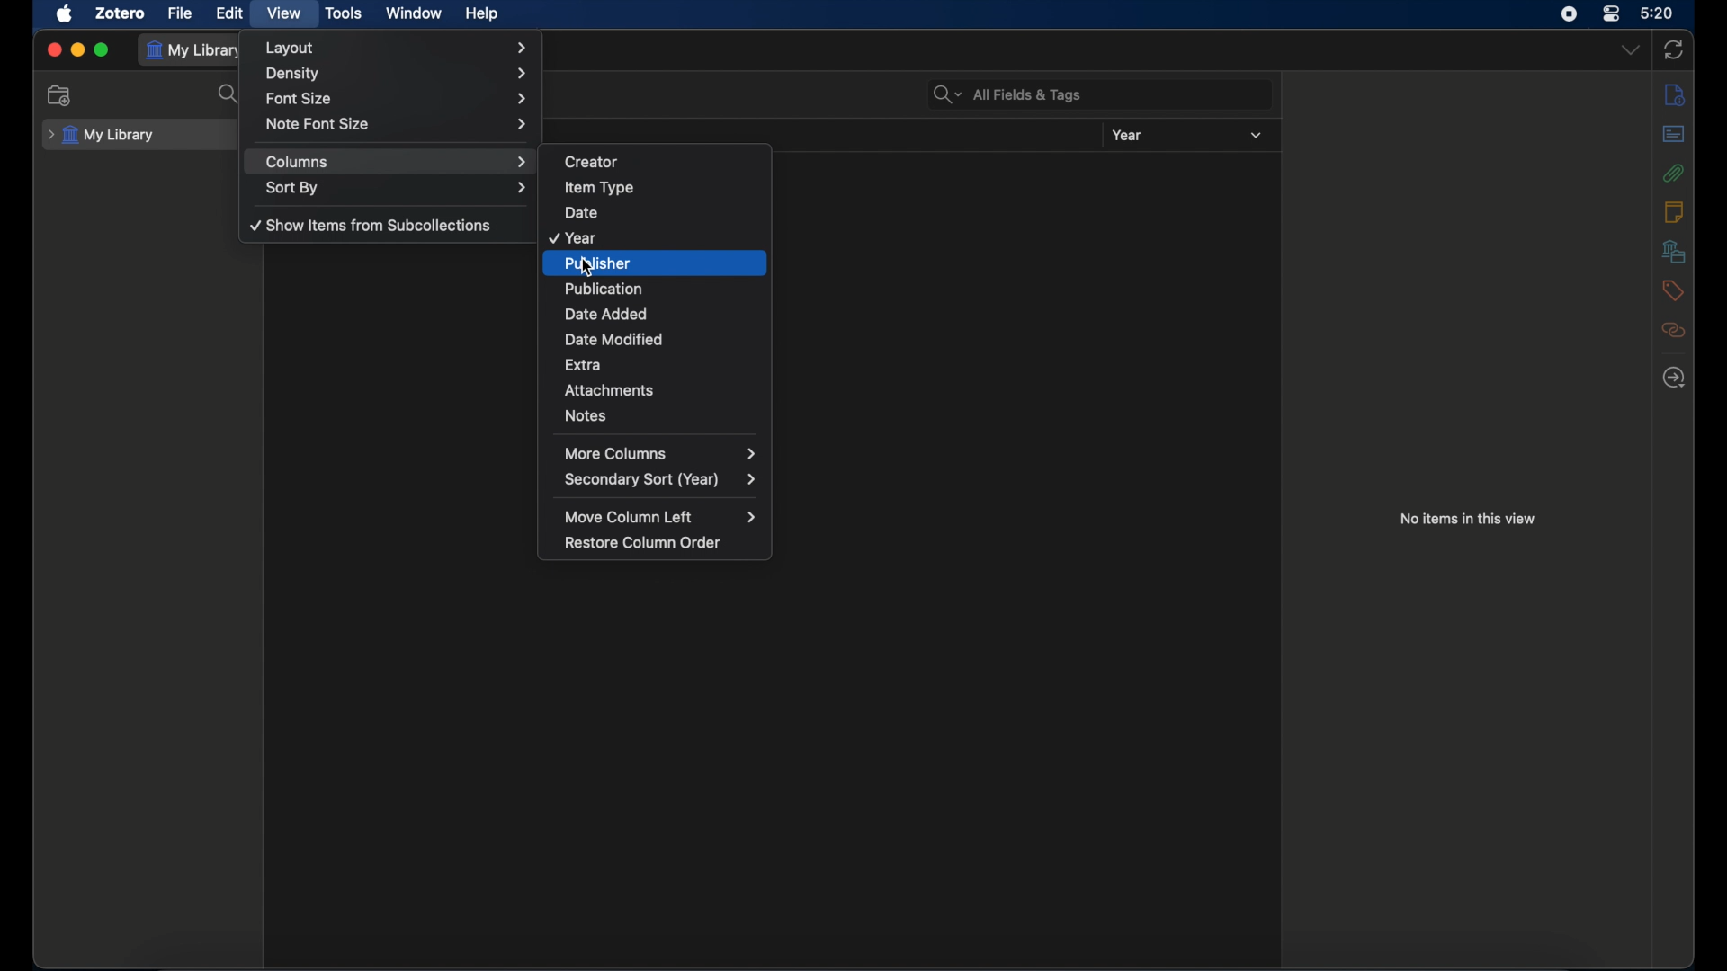  Describe the element at coordinates (344, 13) in the screenshot. I see `tools` at that location.